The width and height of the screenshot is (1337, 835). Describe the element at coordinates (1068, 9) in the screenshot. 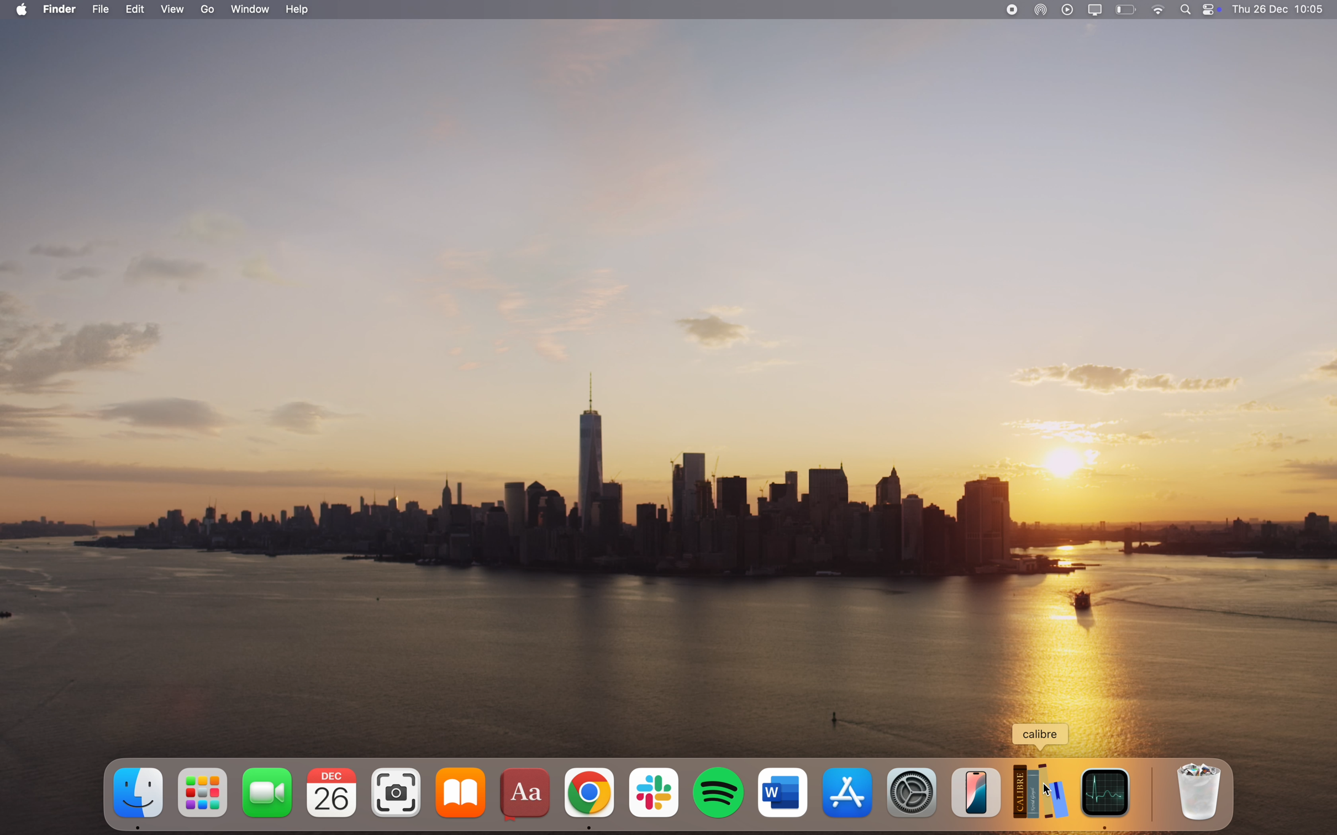

I see `play` at that location.